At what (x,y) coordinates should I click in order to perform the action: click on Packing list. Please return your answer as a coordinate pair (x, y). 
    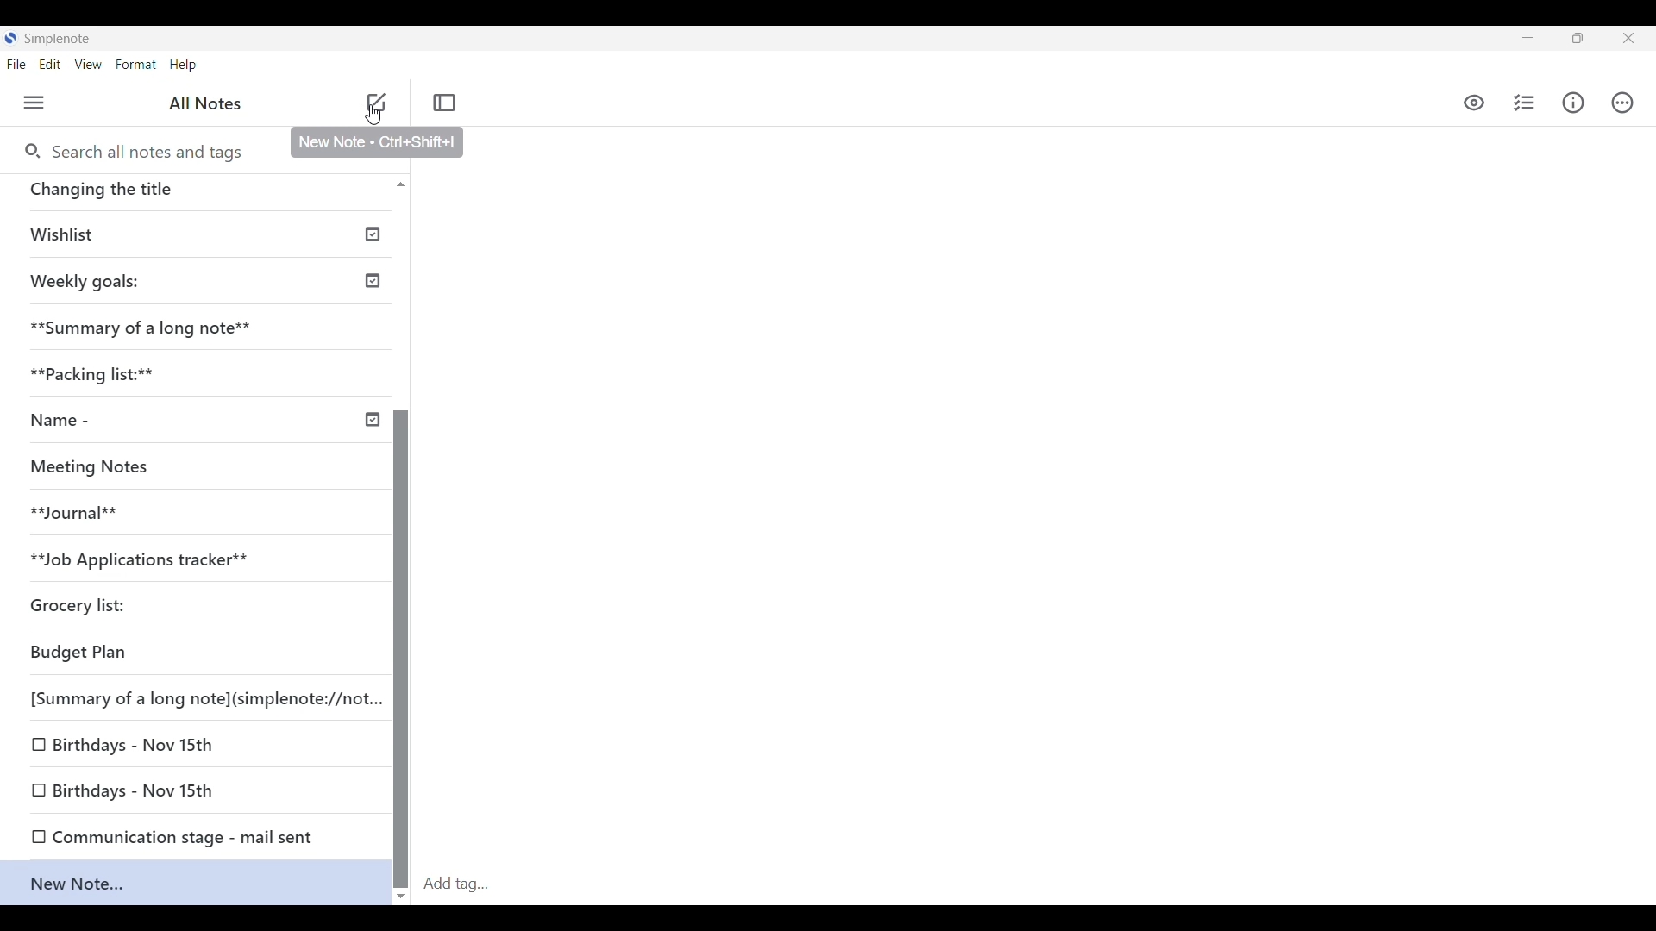
    Looking at the image, I should click on (98, 372).